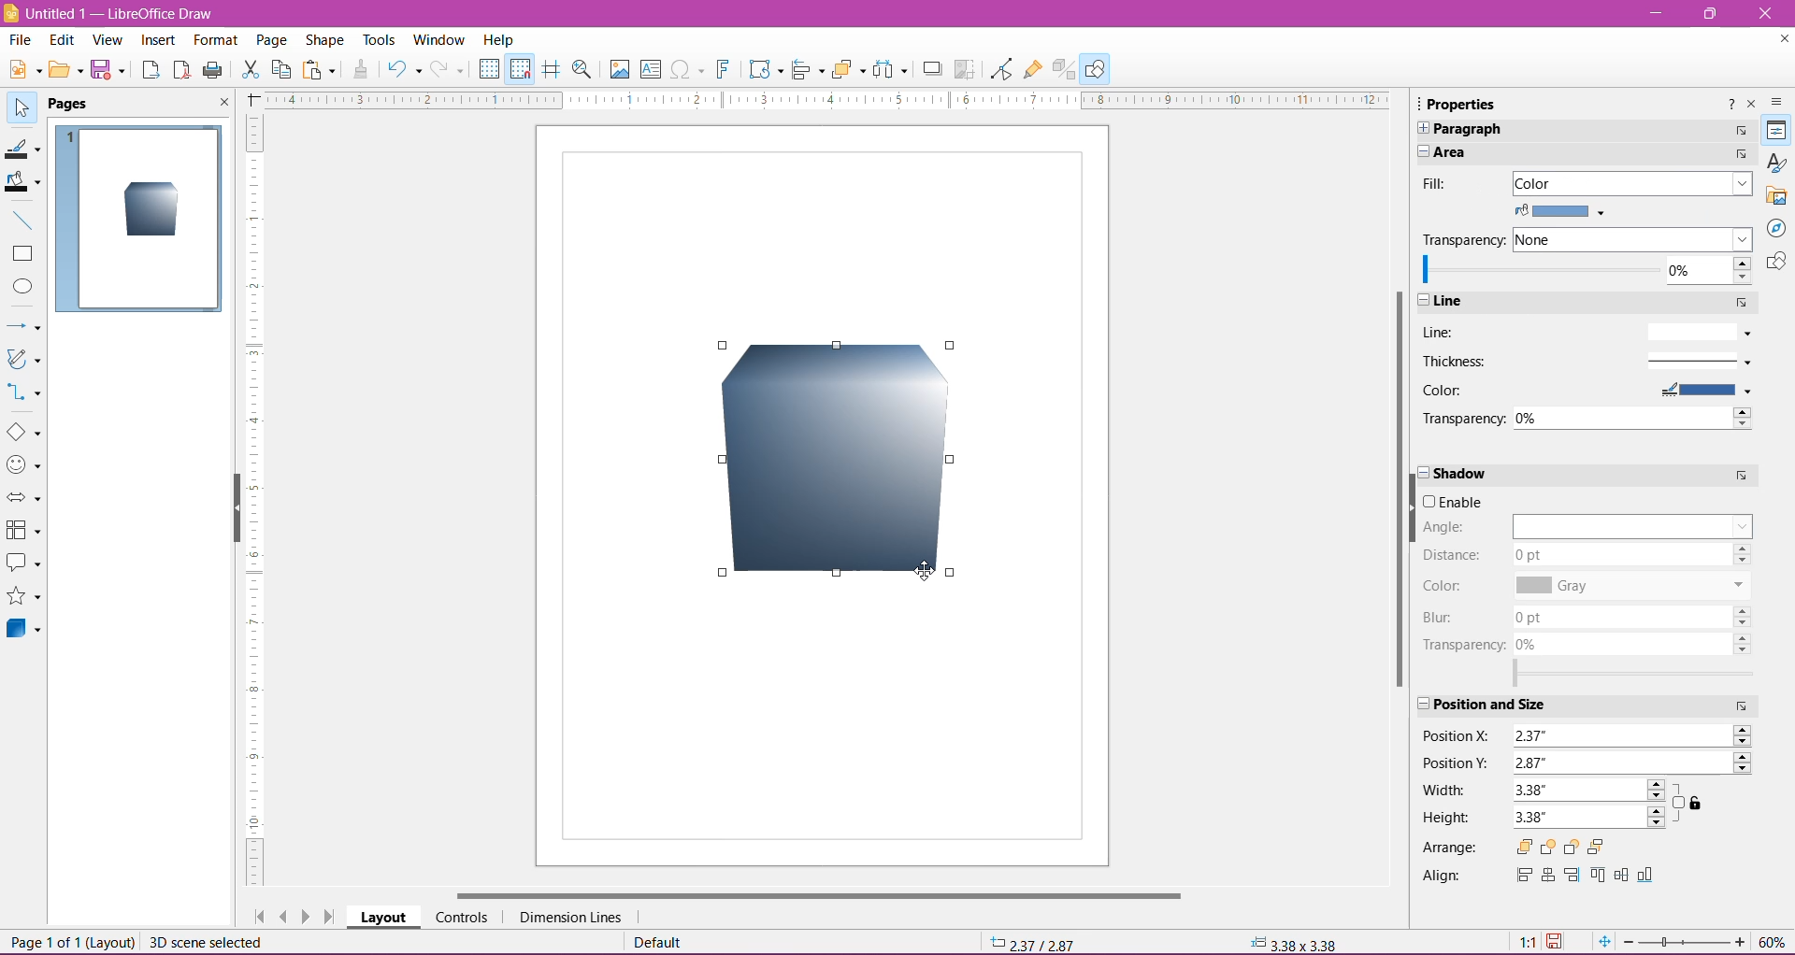 Image resolution: width=1795 pixels, height=955 pixels. I want to click on Select the type of transparency to apply, so click(1635, 239).